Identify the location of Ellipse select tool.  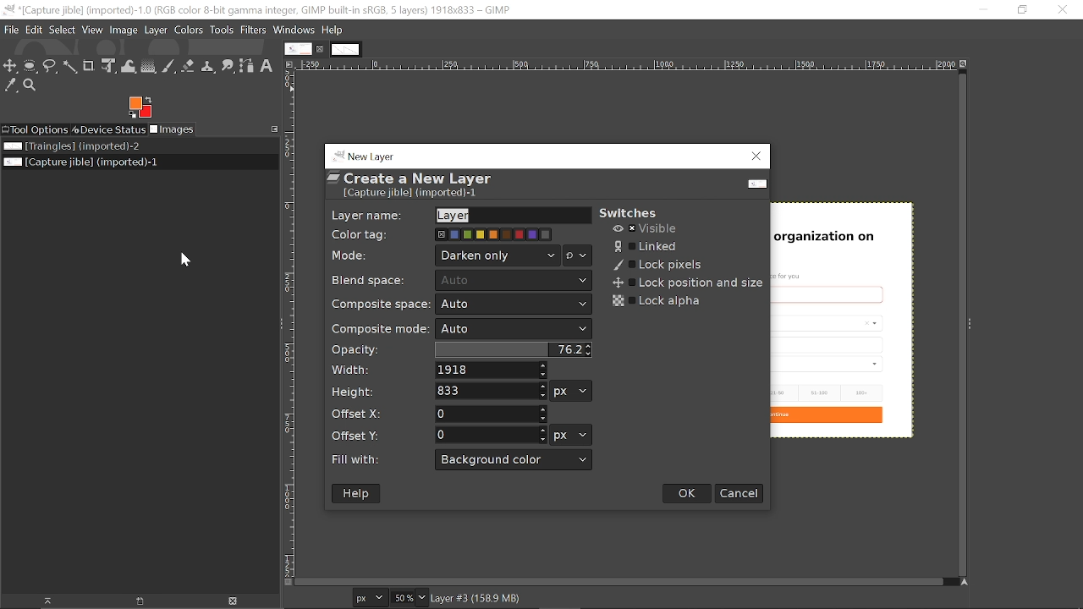
(30, 66).